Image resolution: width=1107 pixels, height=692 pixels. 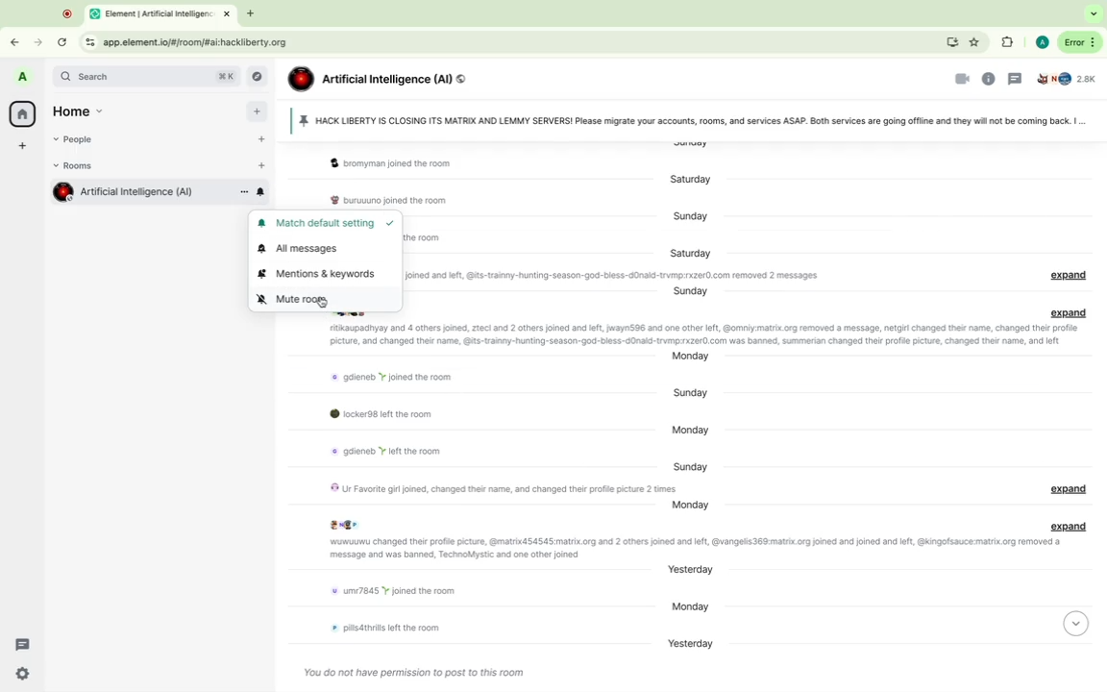 I want to click on Home, so click(x=22, y=113).